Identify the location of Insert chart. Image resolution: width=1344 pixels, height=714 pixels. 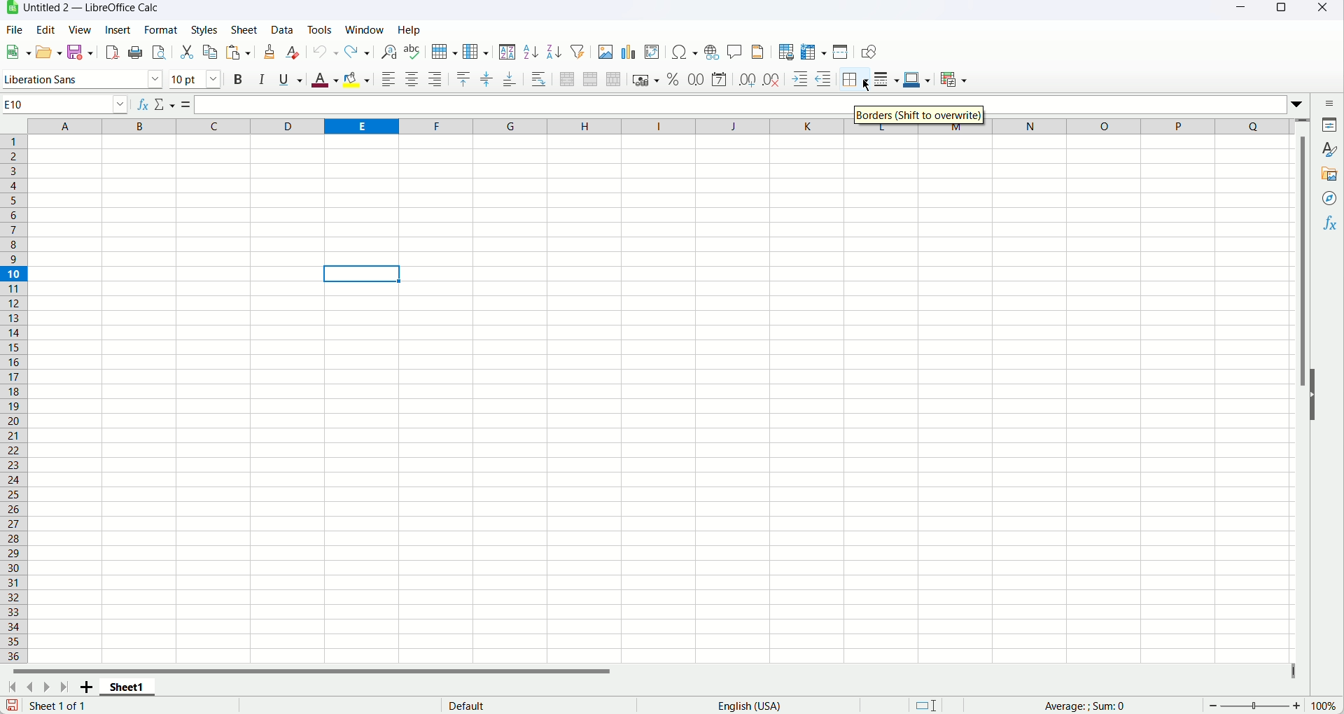
(629, 52).